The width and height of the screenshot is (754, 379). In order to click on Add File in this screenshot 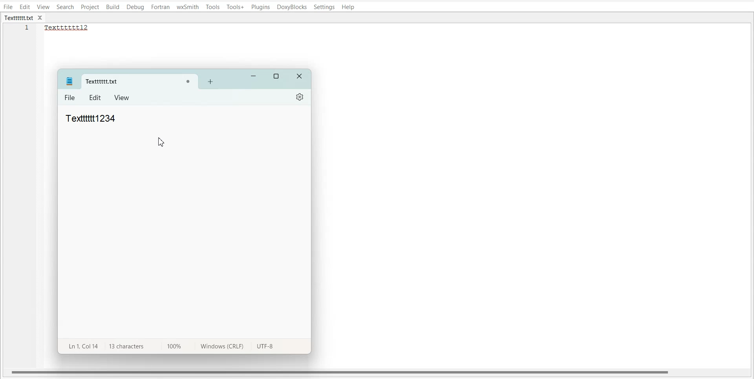, I will do `click(210, 81)`.